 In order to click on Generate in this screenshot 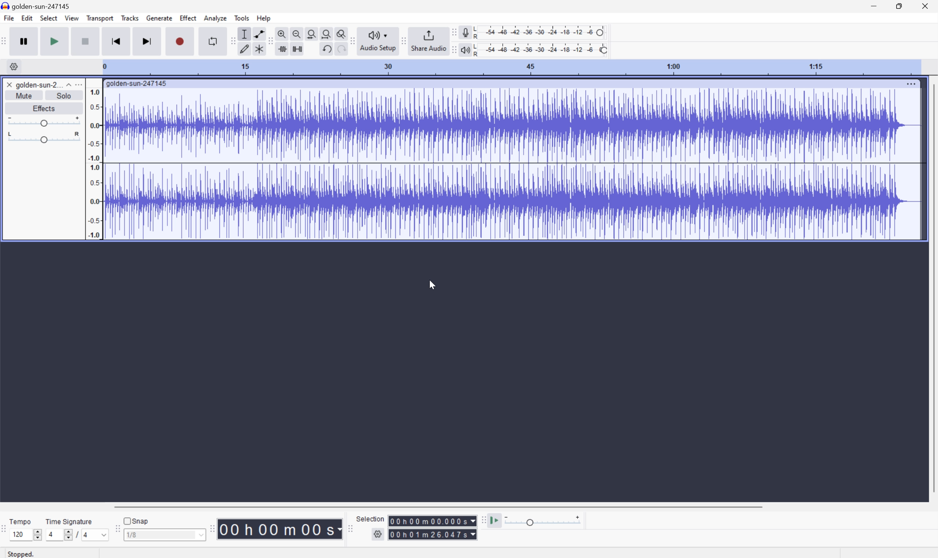, I will do `click(160, 18)`.